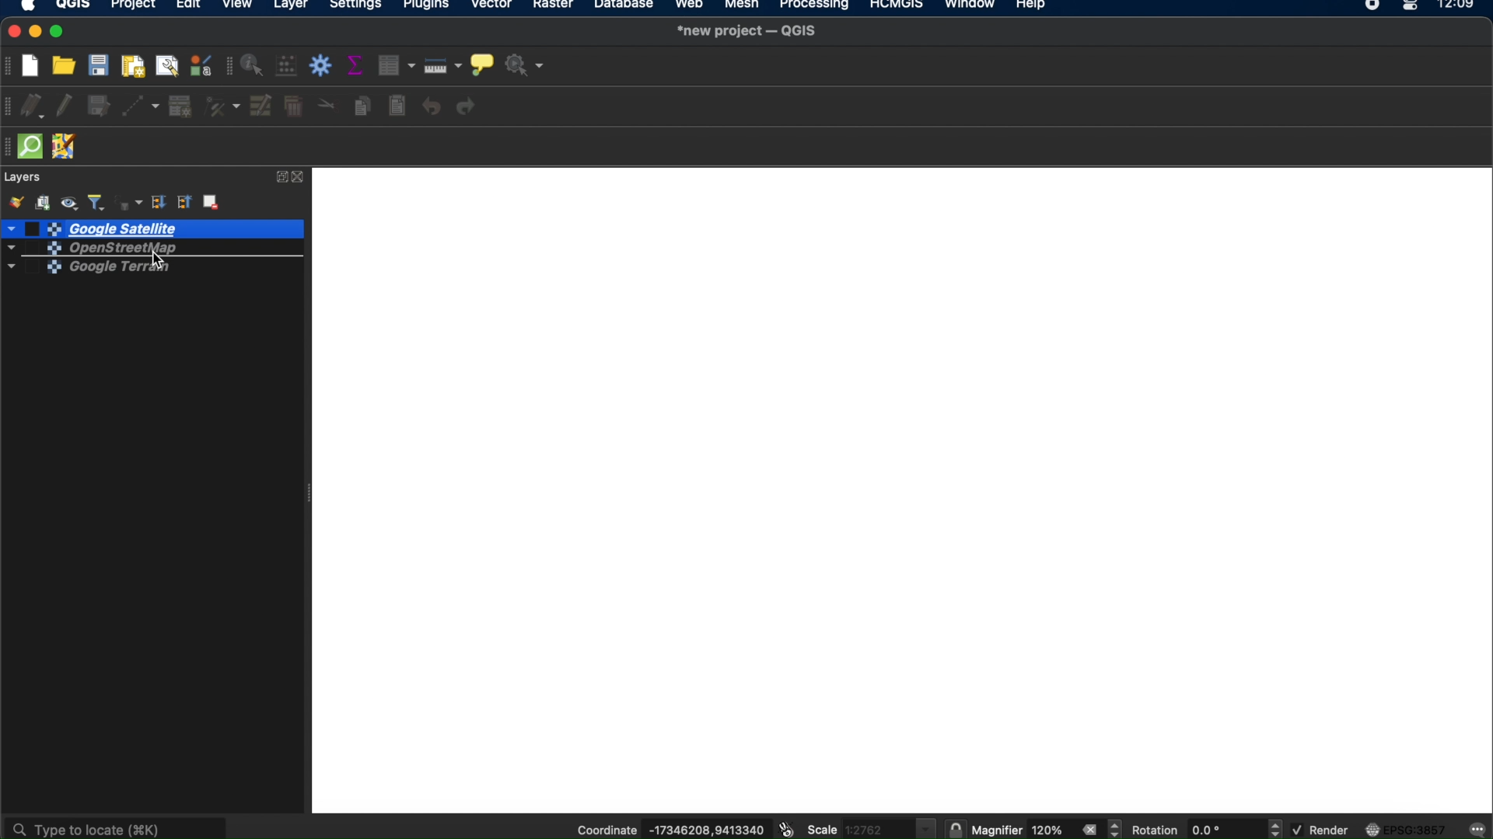 The width and height of the screenshot is (1493, 839). What do you see at coordinates (9, 107) in the screenshot?
I see `digitizing toolbar` at bounding box center [9, 107].